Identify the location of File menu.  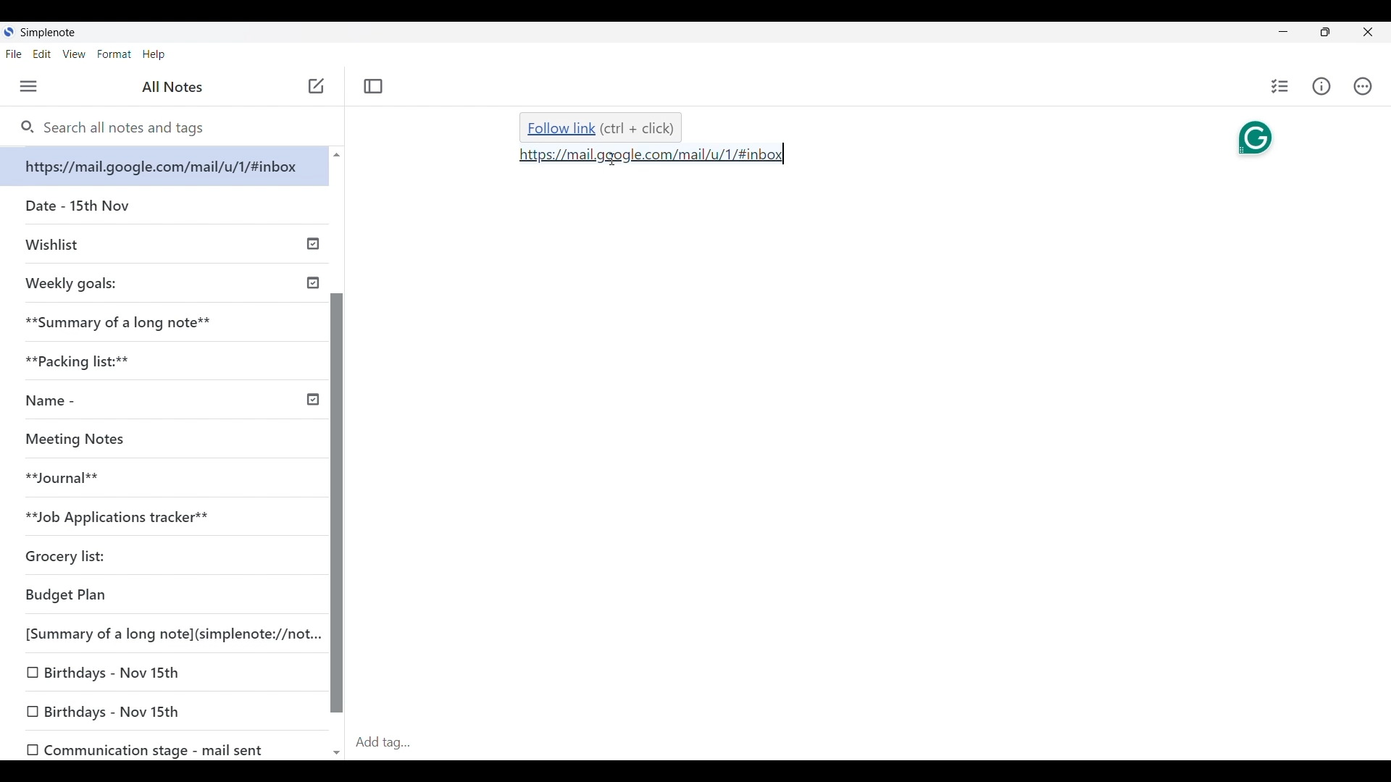
(14, 54).